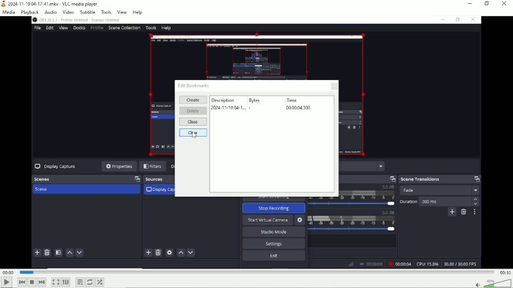 The image size is (513, 288). I want to click on Close, so click(193, 122).